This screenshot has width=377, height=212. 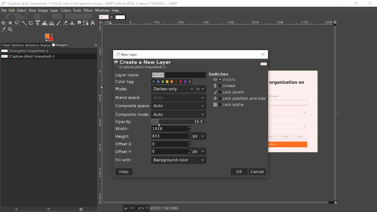 What do you see at coordinates (101, 22) in the screenshot?
I see `Access this image menu` at bounding box center [101, 22].